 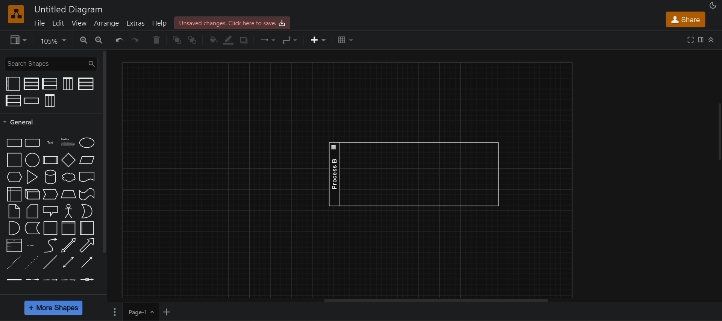 What do you see at coordinates (87, 262) in the screenshot?
I see `directional connector ` at bounding box center [87, 262].